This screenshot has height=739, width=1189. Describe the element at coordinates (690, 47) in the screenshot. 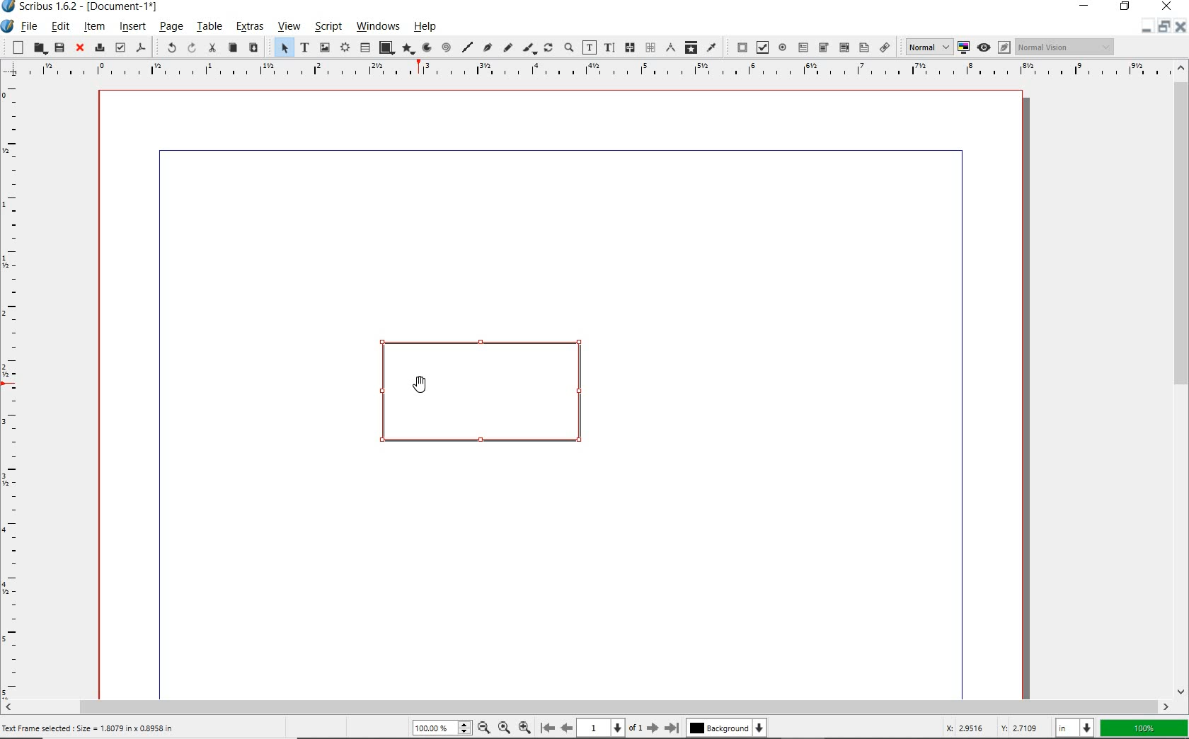

I see `copy item properties` at that location.